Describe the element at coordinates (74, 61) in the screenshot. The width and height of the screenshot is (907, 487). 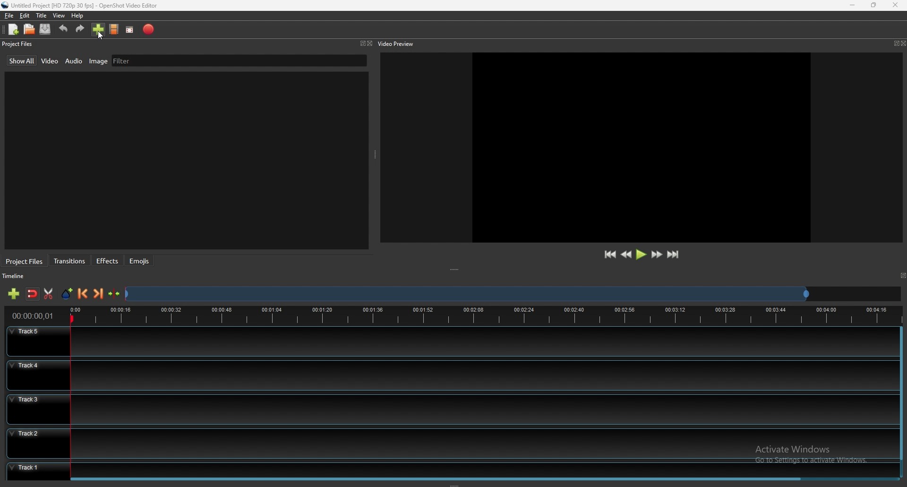
I see `audio` at that location.